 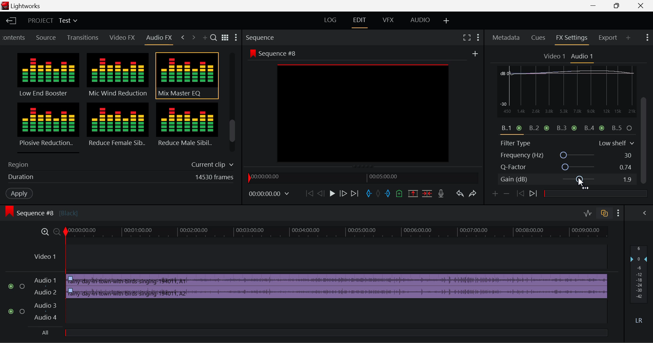 What do you see at coordinates (332, 194) in the screenshot?
I see `Play` at bounding box center [332, 194].